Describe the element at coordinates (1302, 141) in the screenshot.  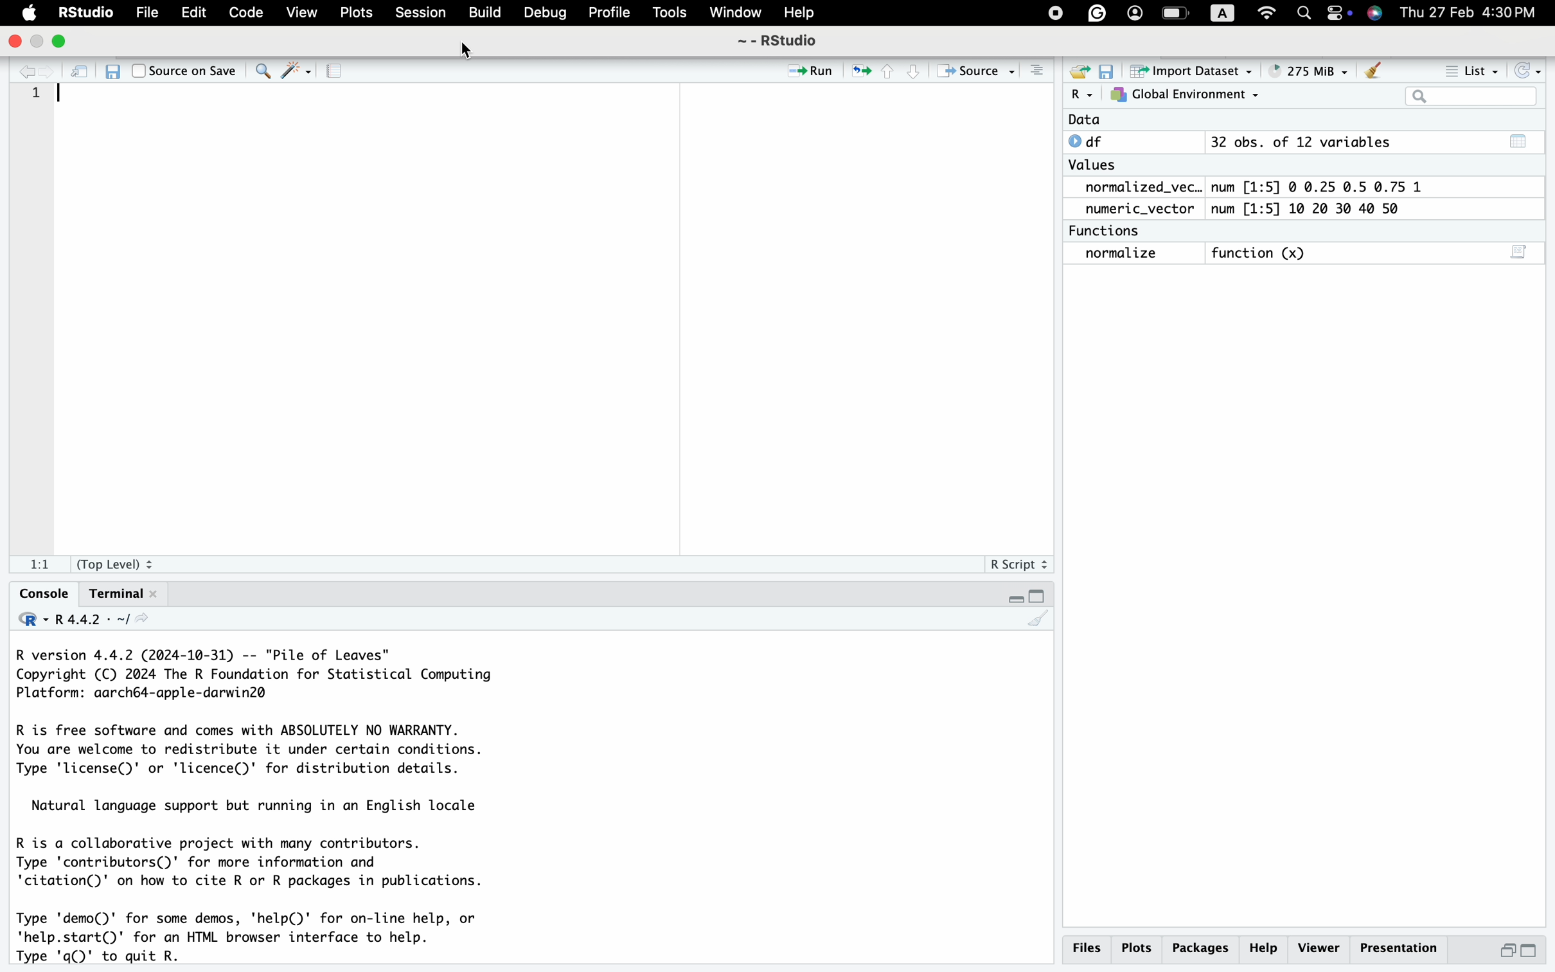
I see `32 obs. of 12 variables` at that location.